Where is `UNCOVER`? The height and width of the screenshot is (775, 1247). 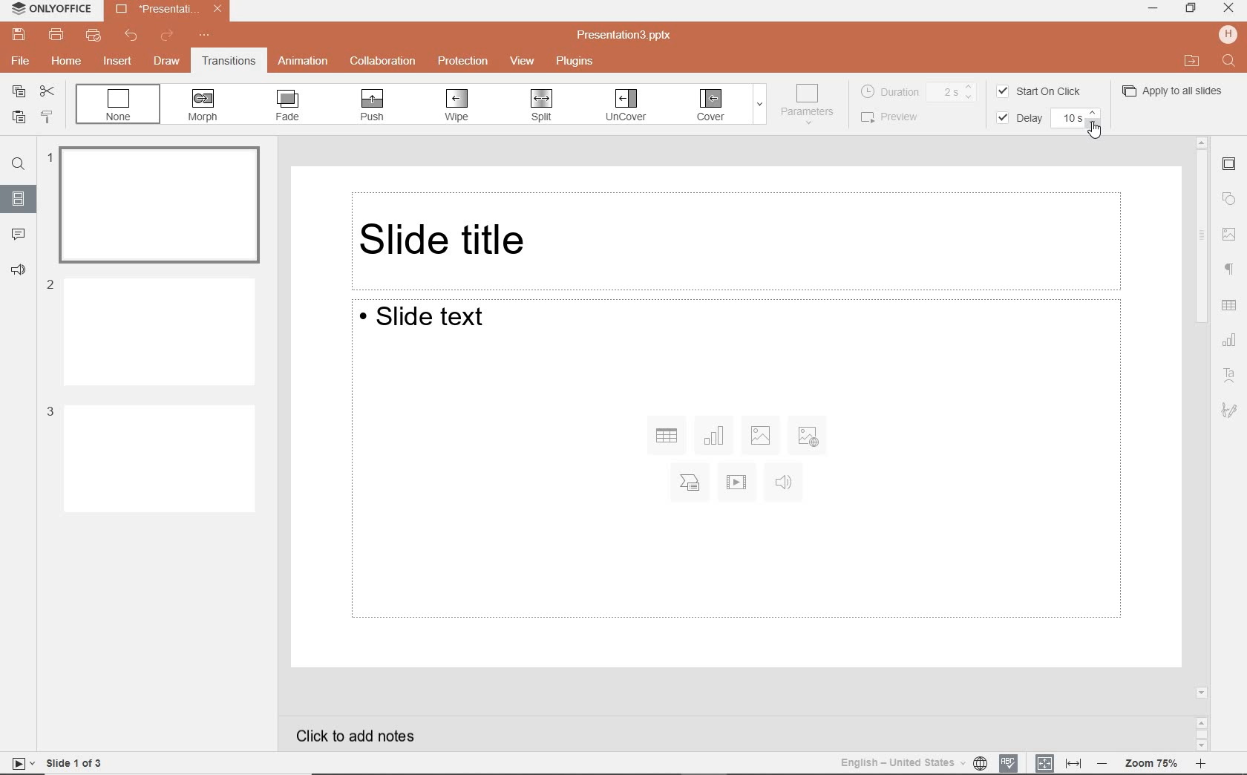 UNCOVER is located at coordinates (625, 108).